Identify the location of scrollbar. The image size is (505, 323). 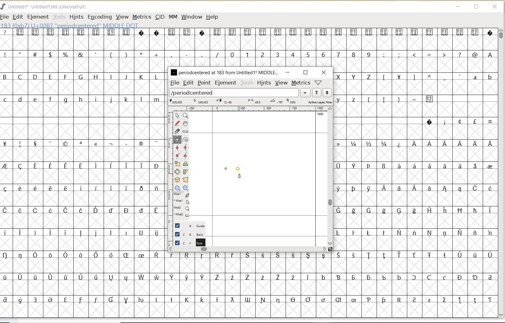
(248, 249).